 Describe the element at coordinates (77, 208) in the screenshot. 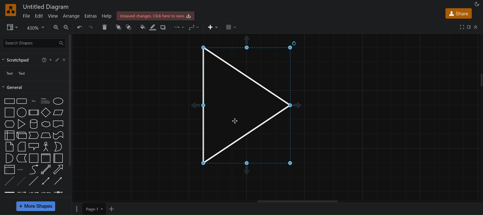

I see `Options` at that location.